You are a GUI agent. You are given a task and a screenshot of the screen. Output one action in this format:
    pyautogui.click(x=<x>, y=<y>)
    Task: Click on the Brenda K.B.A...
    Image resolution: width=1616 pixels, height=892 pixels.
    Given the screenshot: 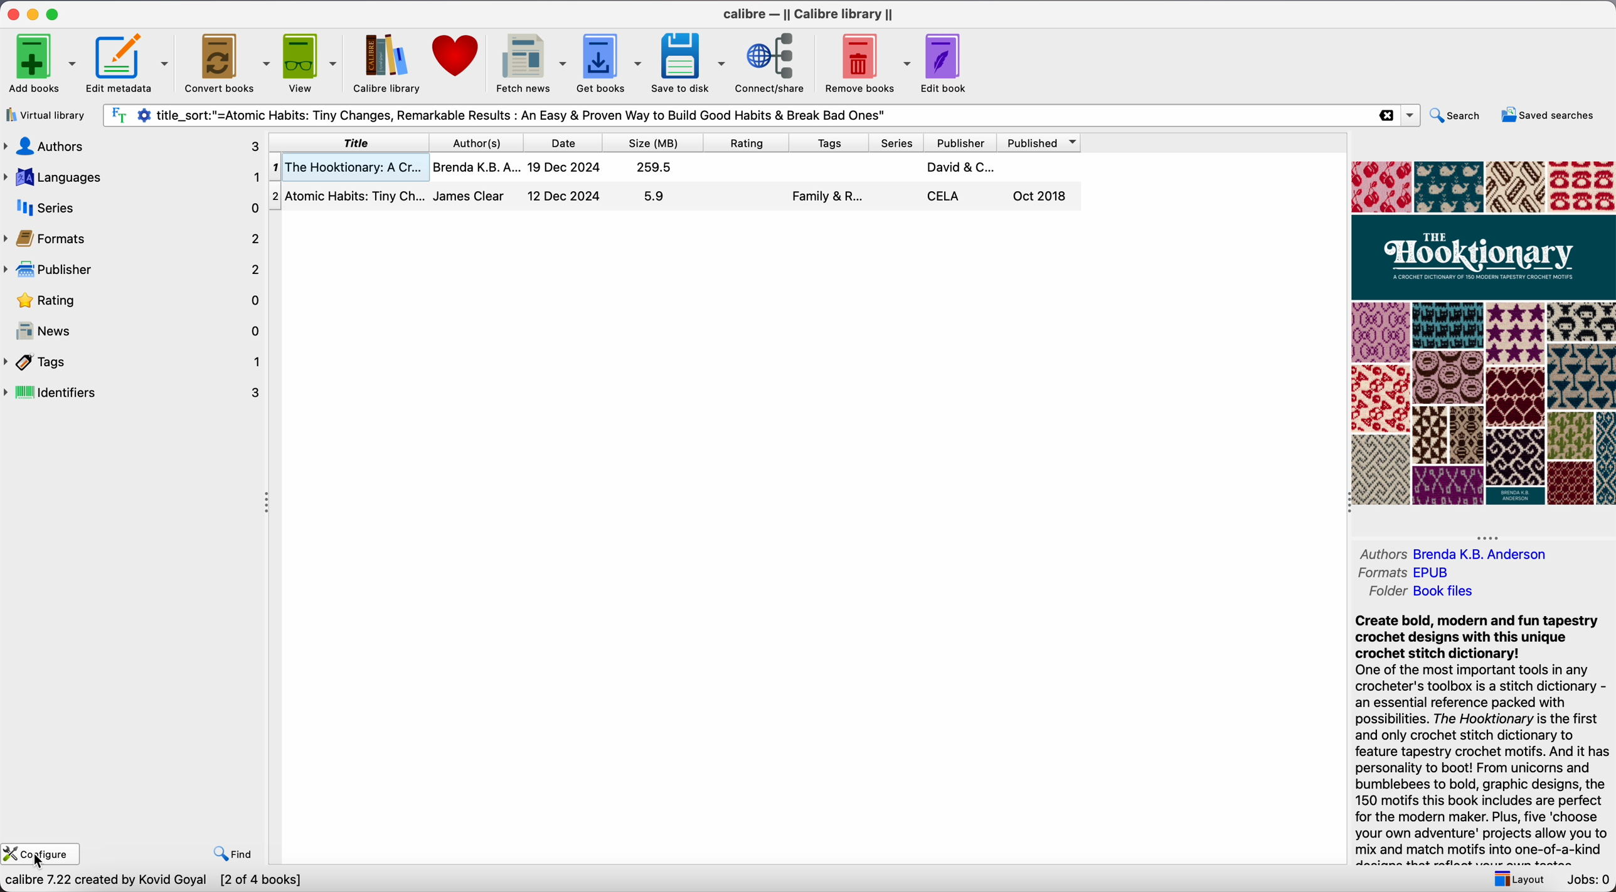 What is the action you would take?
    pyautogui.click(x=476, y=167)
    